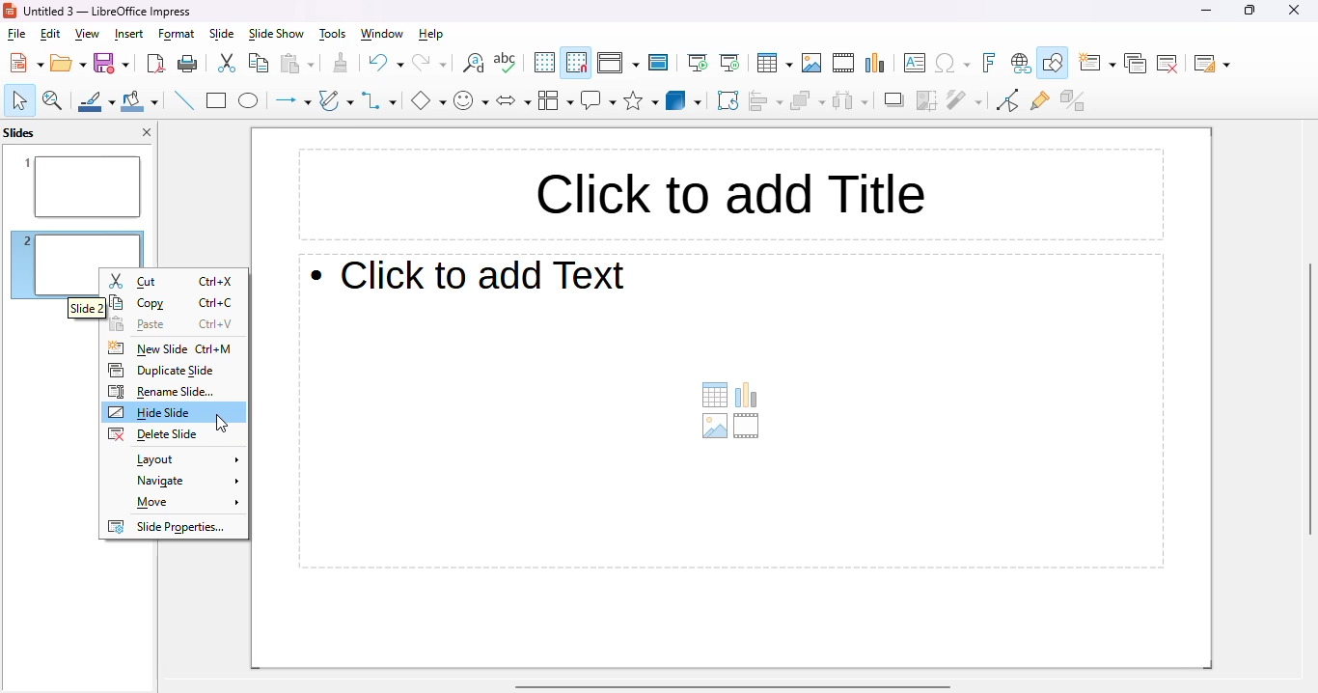 This screenshot has width=1318, height=693. Describe the element at coordinates (809, 100) in the screenshot. I see `arrange` at that location.